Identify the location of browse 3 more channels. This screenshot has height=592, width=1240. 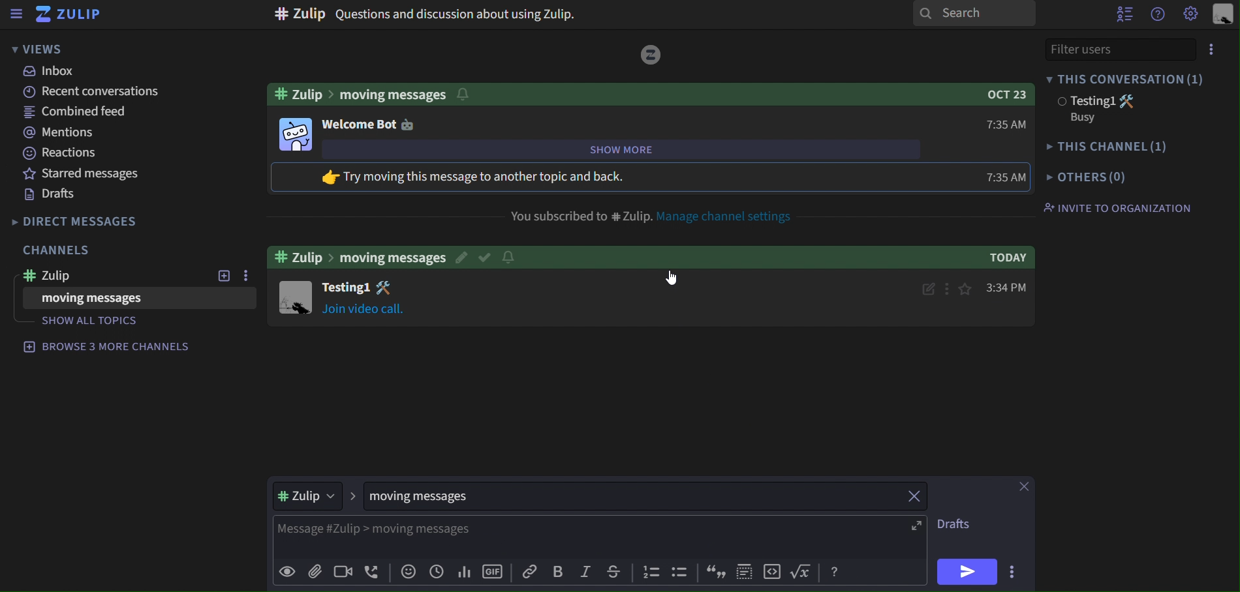
(108, 346).